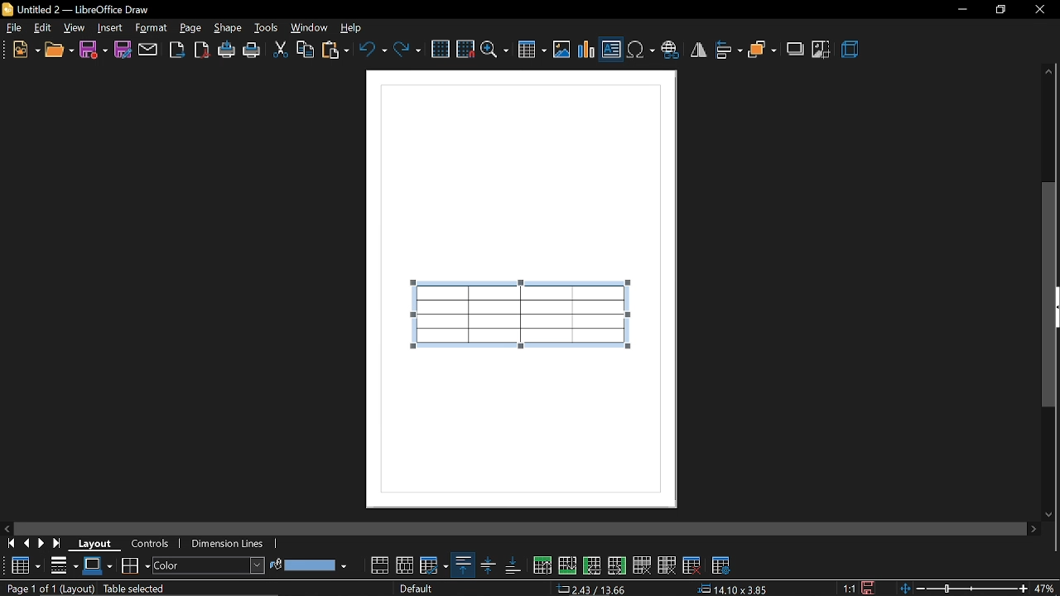 Image resolution: width=1060 pixels, height=596 pixels. I want to click on grid, so click(441, 50).